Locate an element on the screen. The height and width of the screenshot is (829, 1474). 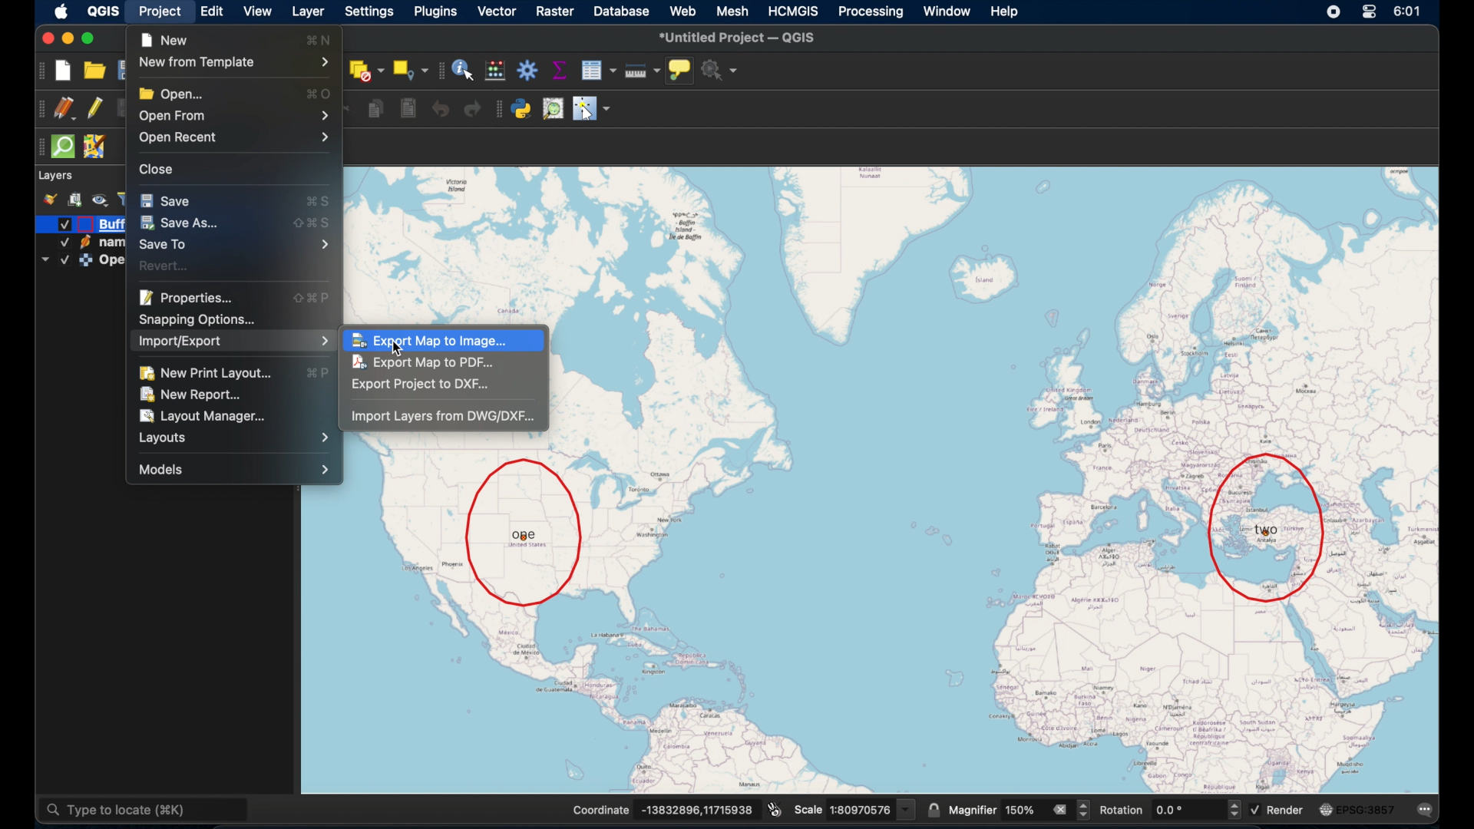
rotation is located at coordinates (1121, 811).